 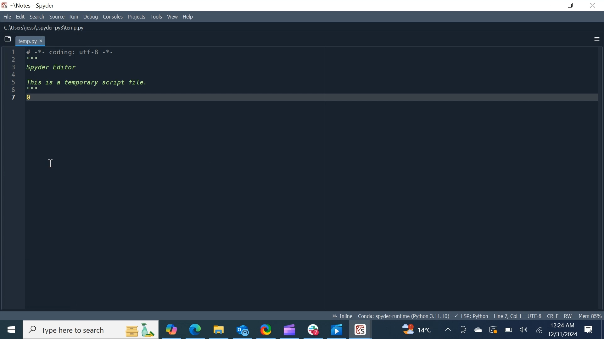 I want to click on Browse Tabs, so click(x=7, y=39).